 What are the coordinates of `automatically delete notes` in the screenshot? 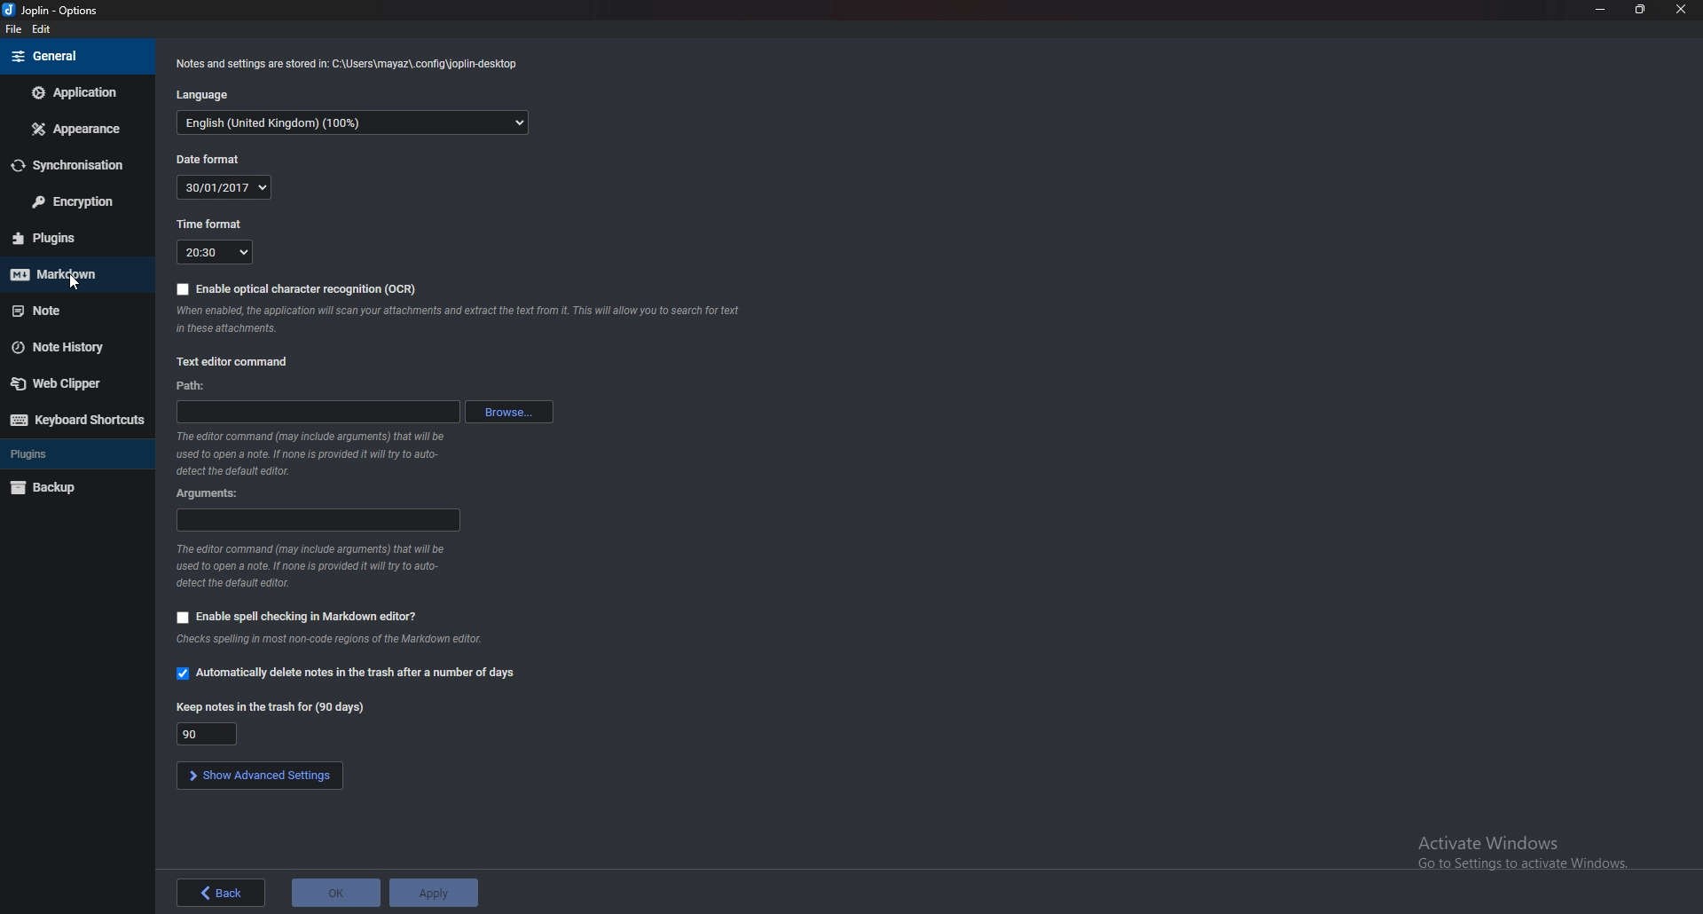 It's located at (345, 671).